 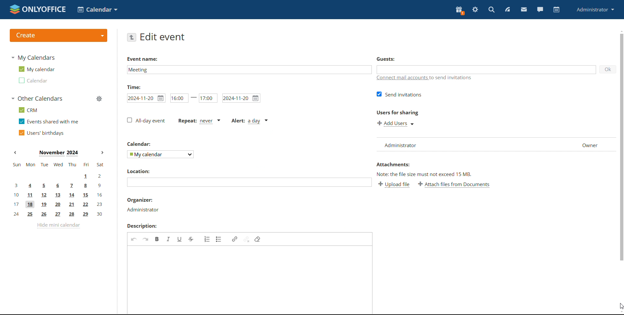 I want to click on crm, so click(x=27, y=110).